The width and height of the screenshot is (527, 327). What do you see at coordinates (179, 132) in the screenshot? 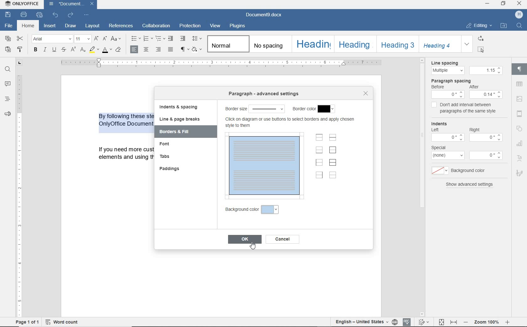
I see `borders & fill` at bounding box center [179, 132].